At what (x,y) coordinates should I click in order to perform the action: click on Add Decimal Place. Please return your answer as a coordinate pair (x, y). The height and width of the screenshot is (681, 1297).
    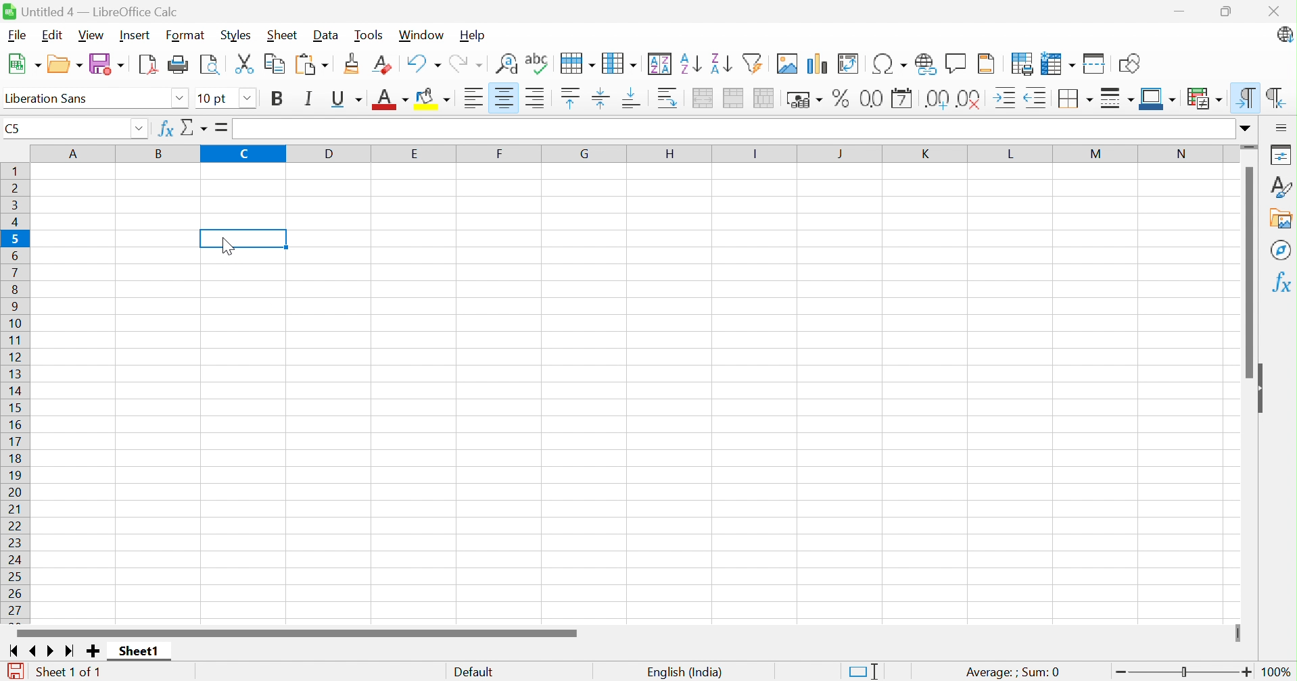
    Looking at the image, I should click on (935, 98).